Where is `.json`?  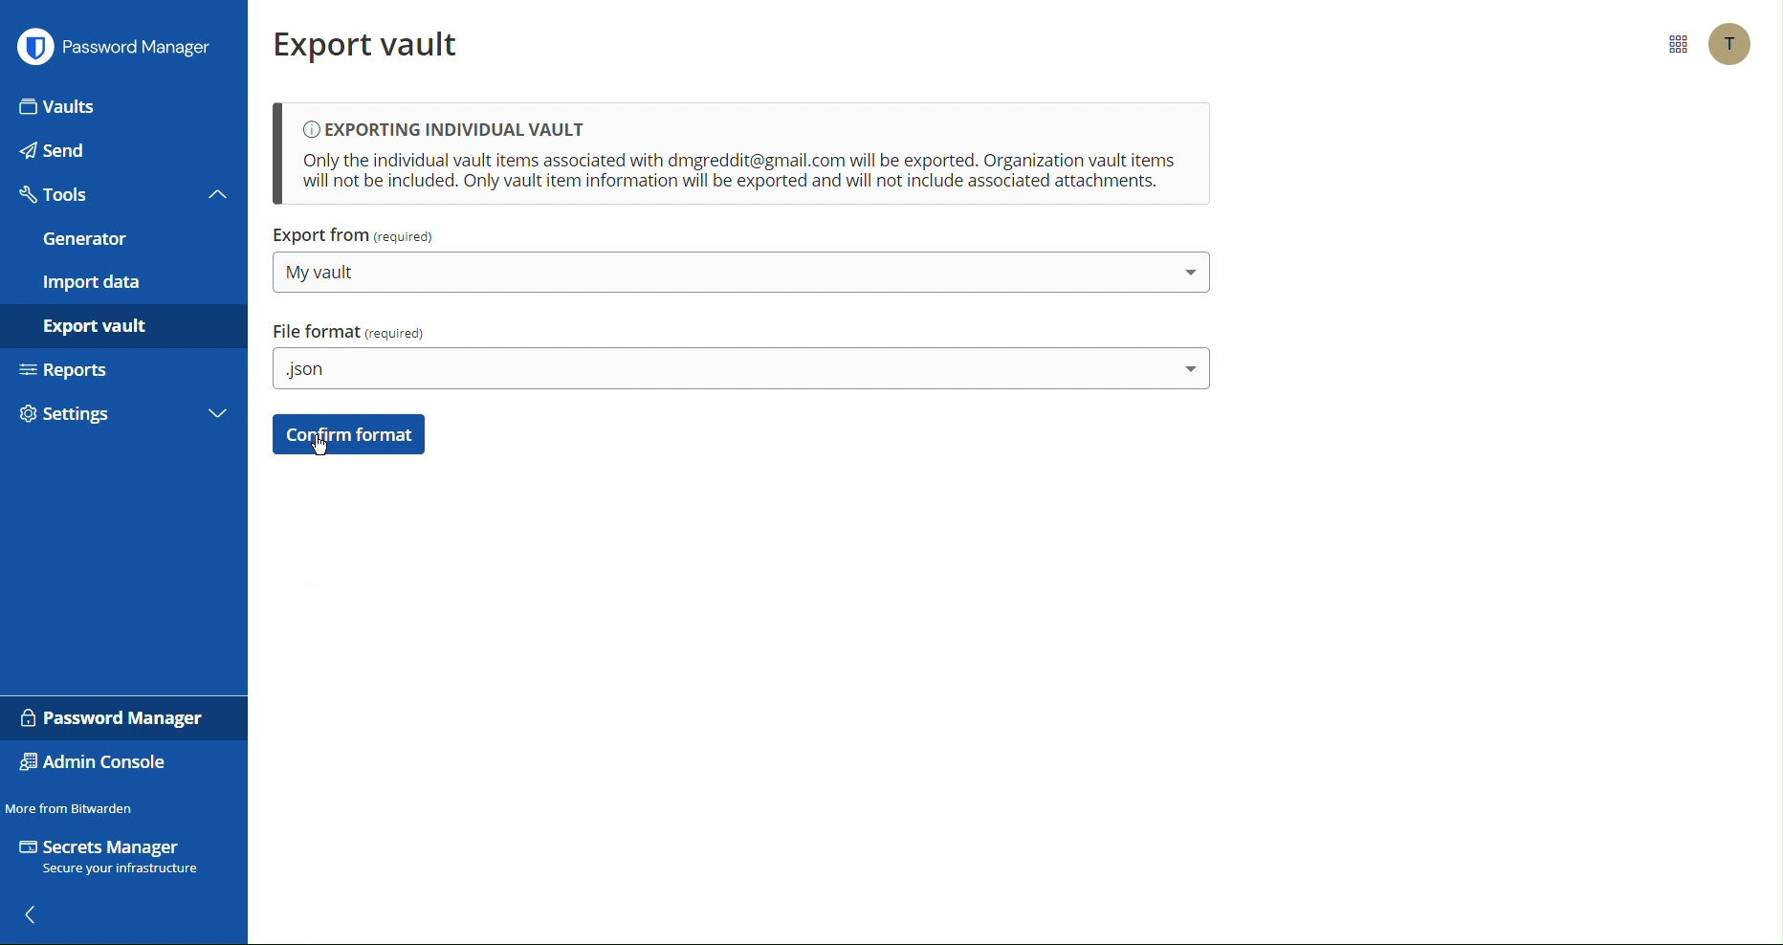 .json is located at coordinates (742, 368).